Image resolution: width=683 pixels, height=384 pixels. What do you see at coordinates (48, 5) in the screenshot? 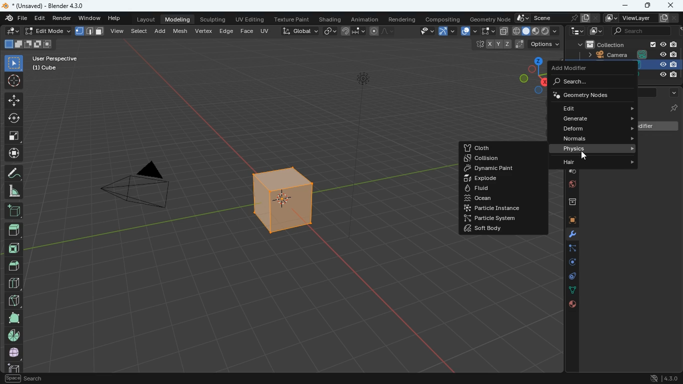
I see `blender` at bounding box center [48, 5].